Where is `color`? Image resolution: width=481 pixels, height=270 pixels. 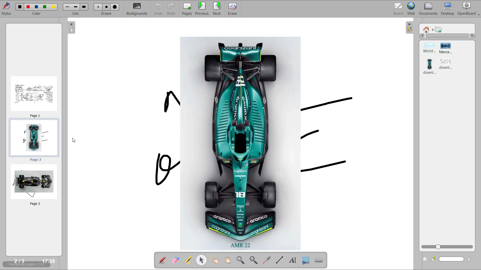
color is located at coordinates (36, 14).